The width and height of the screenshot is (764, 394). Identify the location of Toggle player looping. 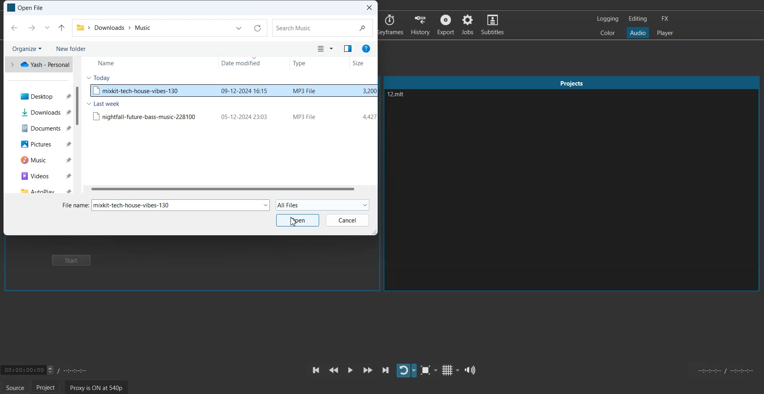
(406, 371).